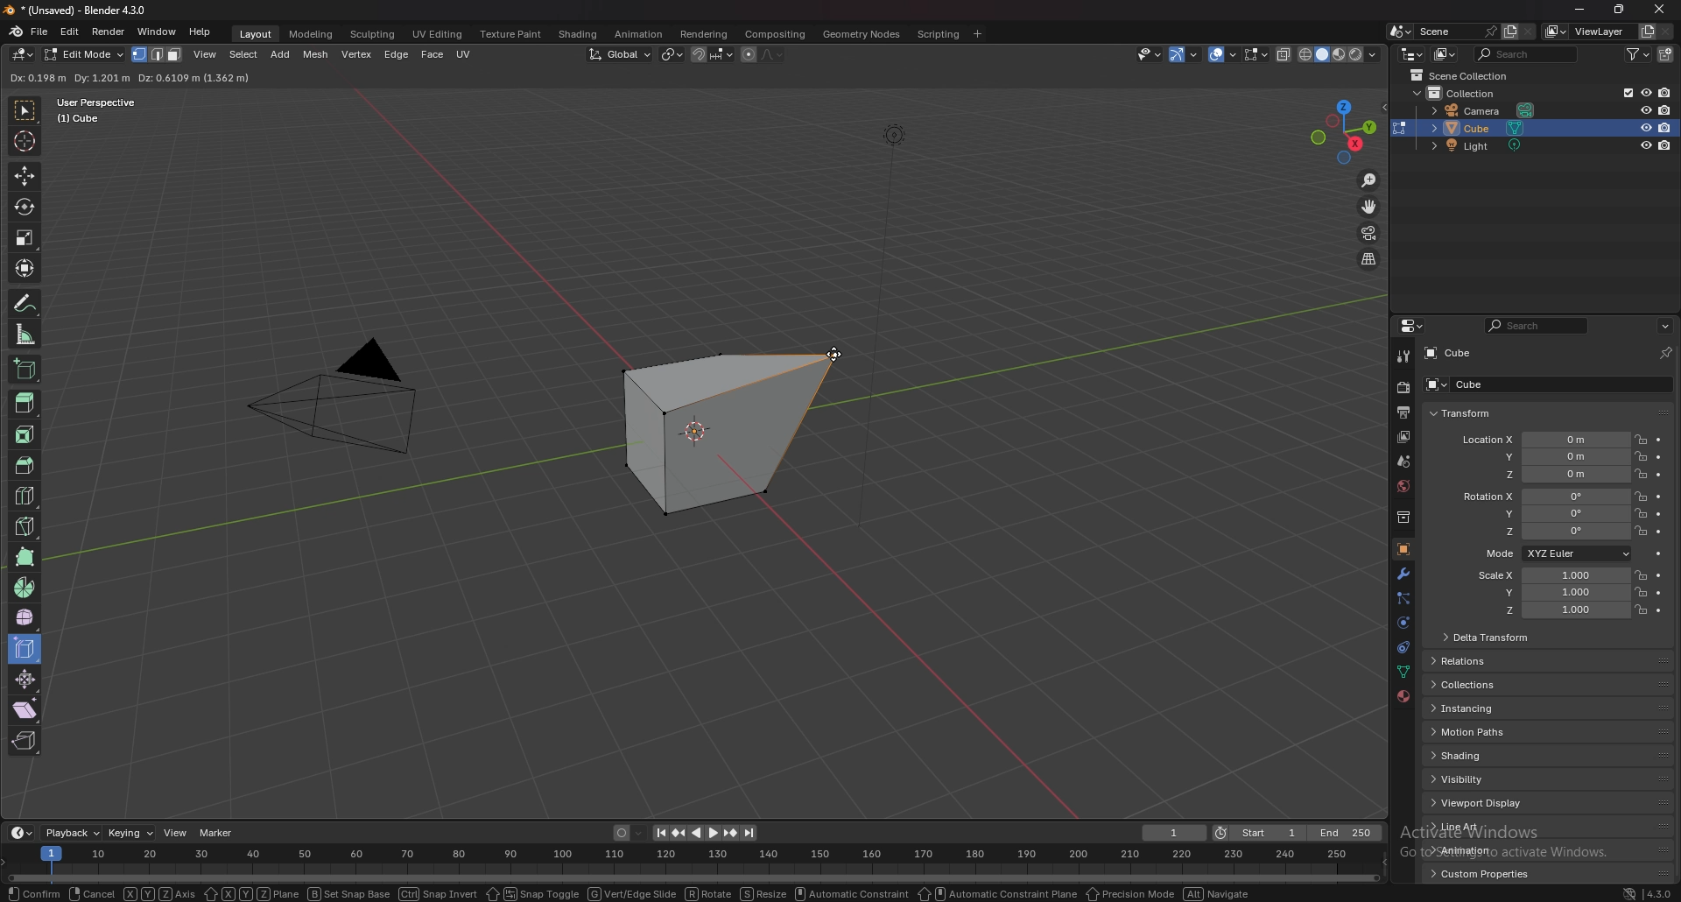 The image size is (1681, 902). I want to click on animate property, so click(1658, 610).